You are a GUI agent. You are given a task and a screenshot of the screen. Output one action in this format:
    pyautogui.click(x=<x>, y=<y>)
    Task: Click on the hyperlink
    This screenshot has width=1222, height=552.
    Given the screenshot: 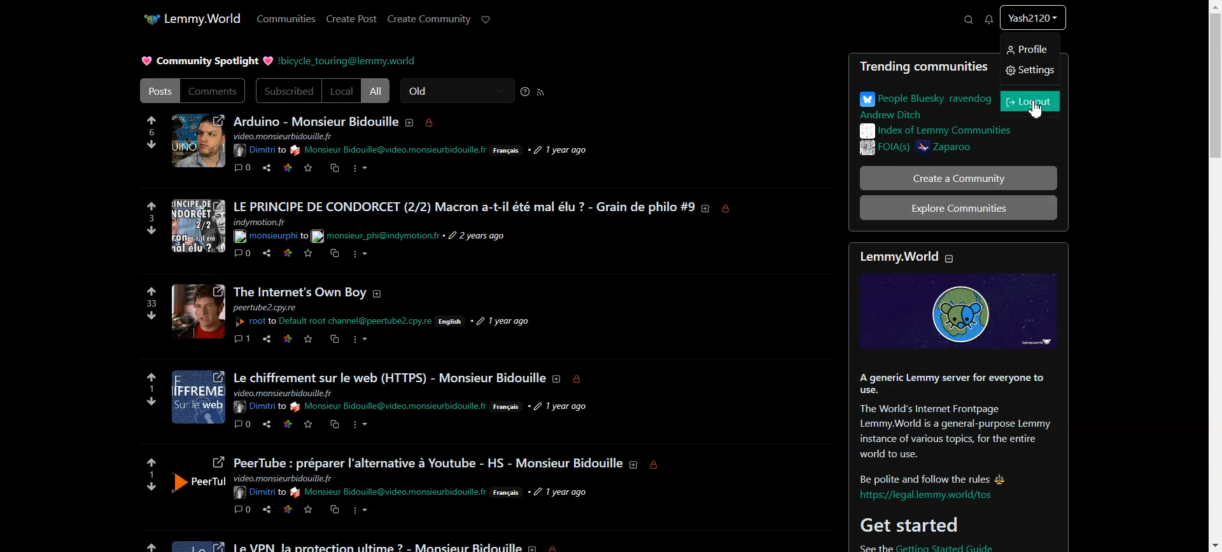 What is the action you would take?
    pyautogui.click(x=269, y=237)
    